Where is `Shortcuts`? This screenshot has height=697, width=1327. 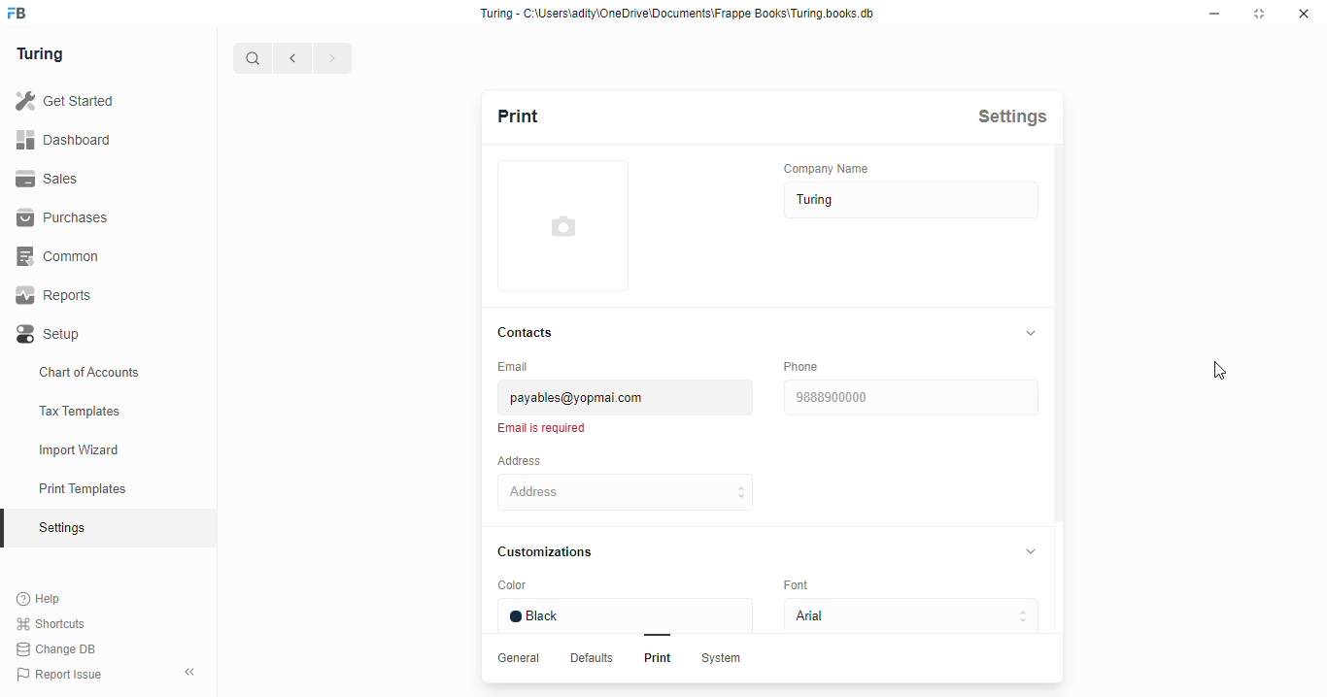
Shortcuts is located at coordinates (55, 623).